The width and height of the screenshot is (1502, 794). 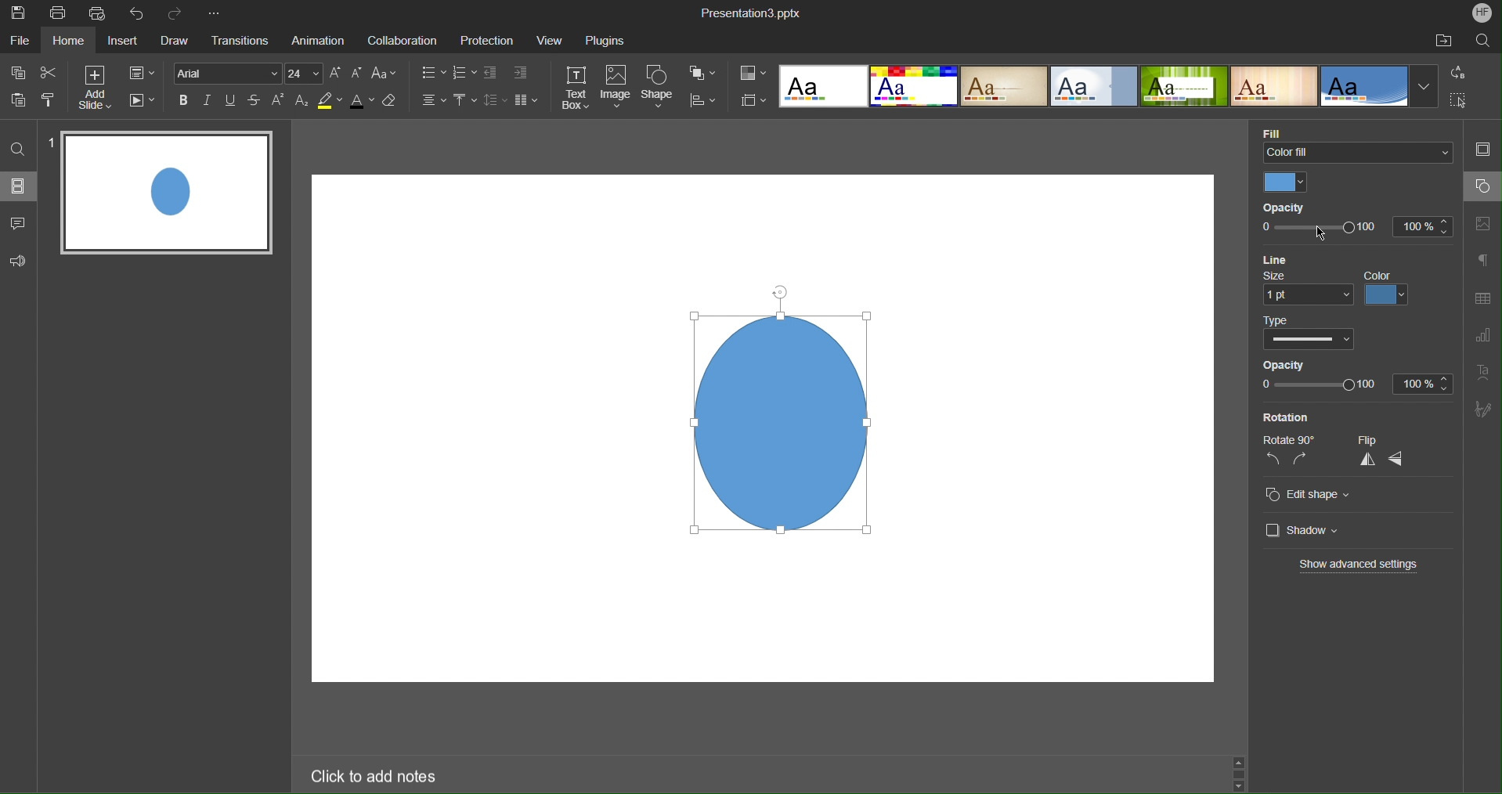 What do you see at coordinates (1353, 377) in the screenshot?
I see `Opacity` at bounding box center [1353, 377].